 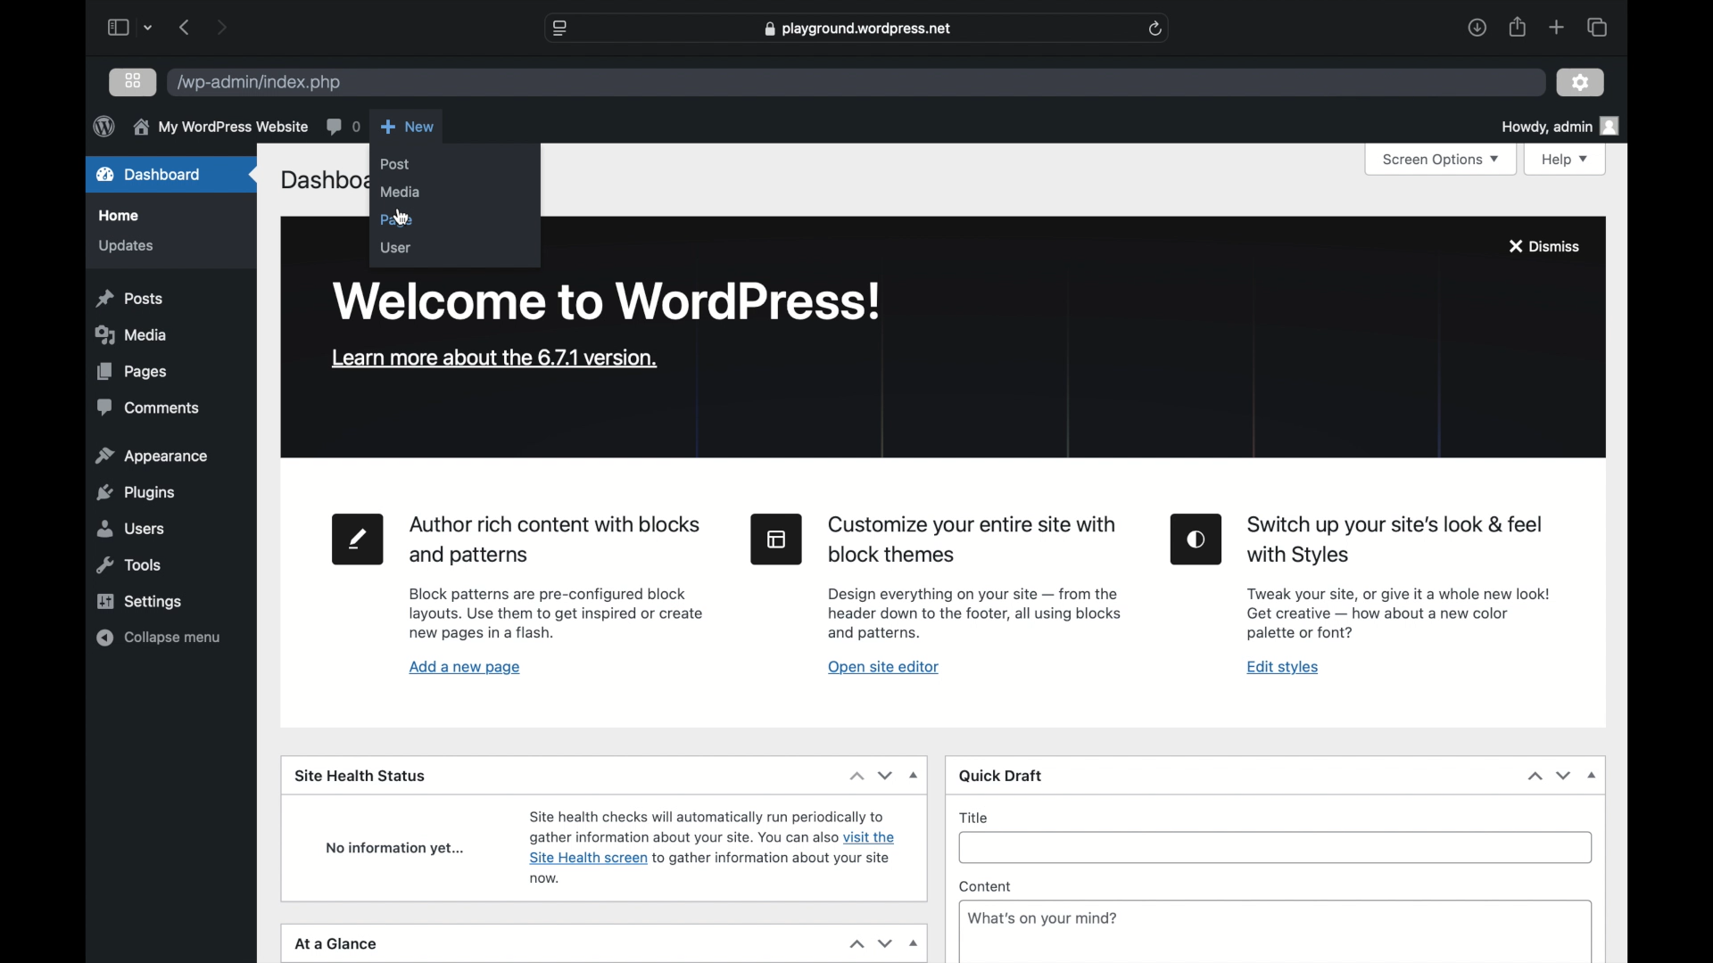 I want to click on dropdown, so click(x=915, y=775).